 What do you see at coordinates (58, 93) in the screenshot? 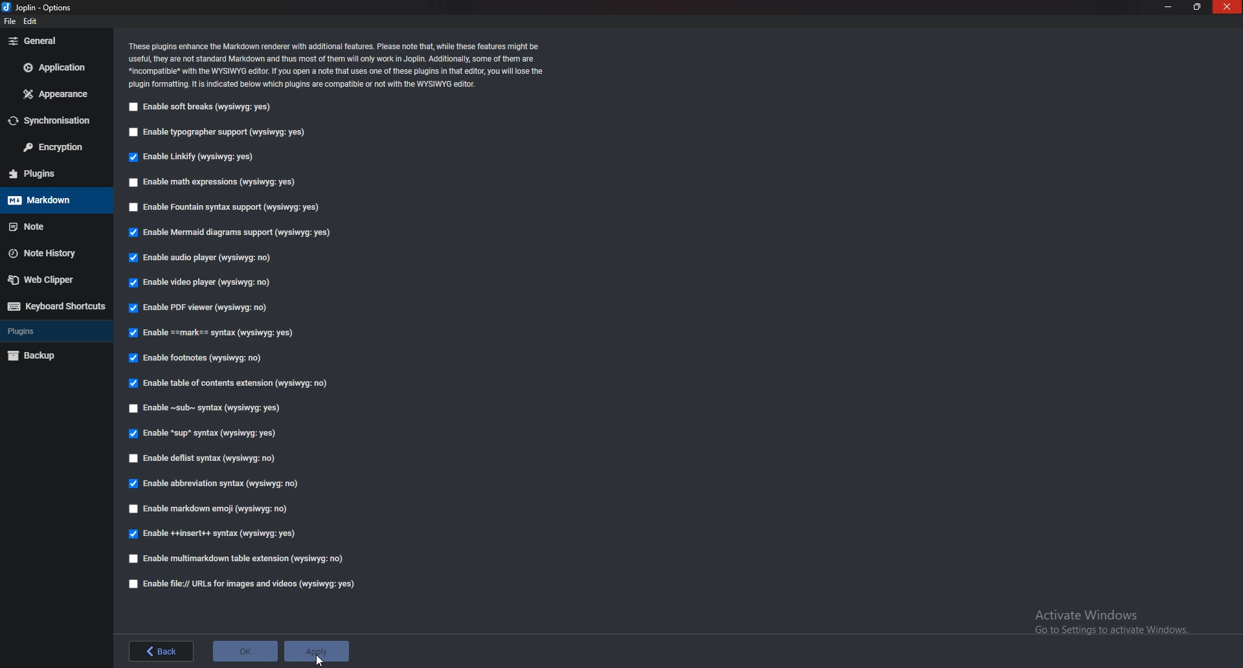
I see `appearance` at bounding box center [58, 93].